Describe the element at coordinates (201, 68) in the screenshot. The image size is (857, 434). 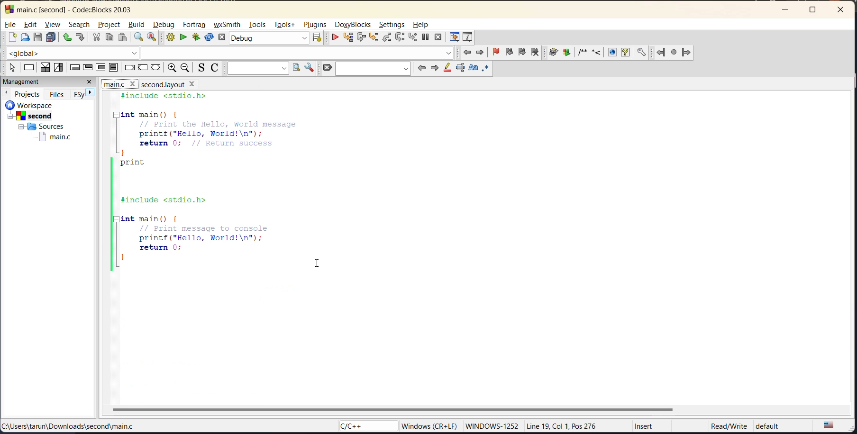
I see `toggle source` at that location.